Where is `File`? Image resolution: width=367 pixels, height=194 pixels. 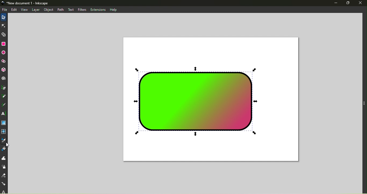
File is located at coordinates (5, 10).